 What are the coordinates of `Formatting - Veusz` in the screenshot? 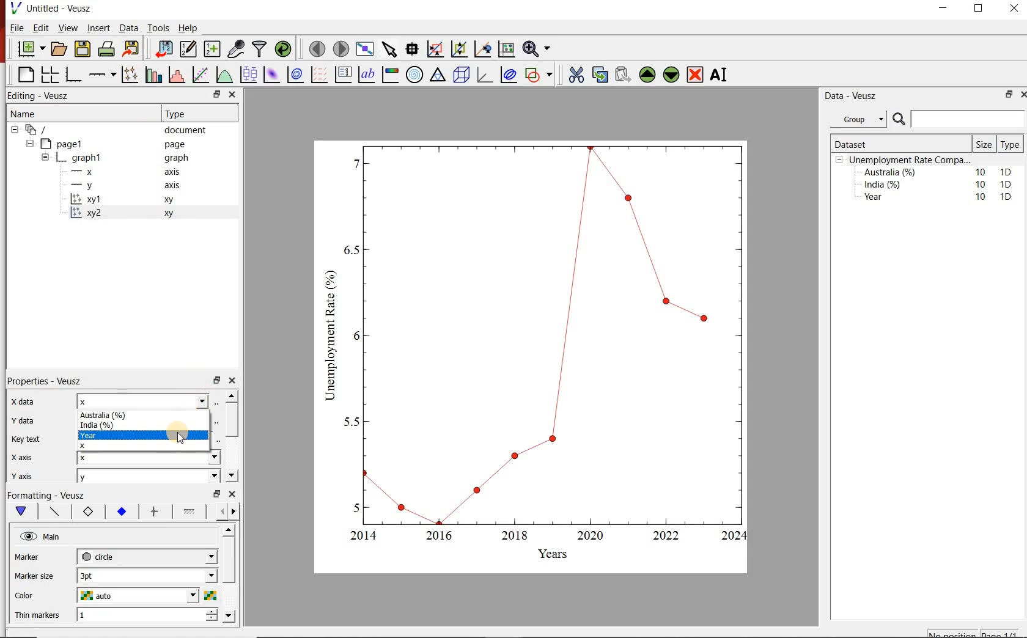 It's located at (46, 494).